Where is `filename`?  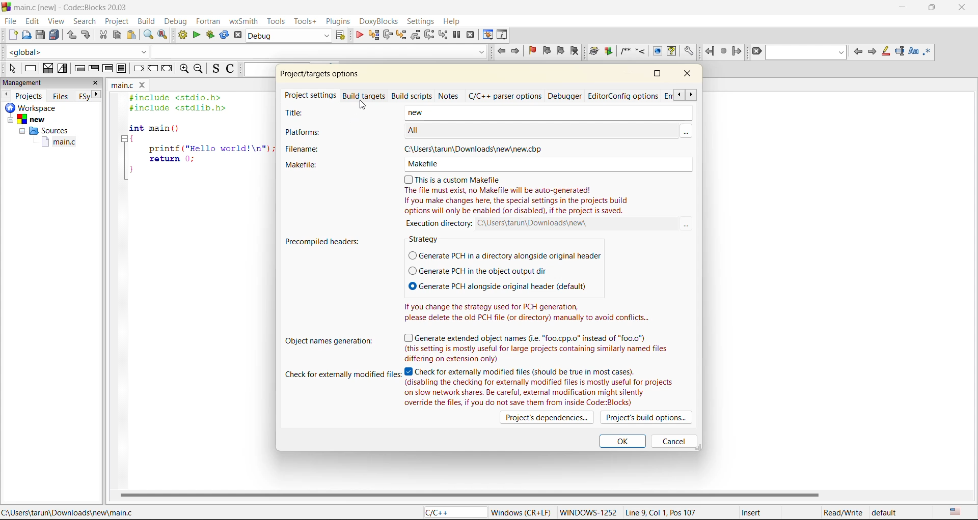 filename is located at coordinates (321, 149).